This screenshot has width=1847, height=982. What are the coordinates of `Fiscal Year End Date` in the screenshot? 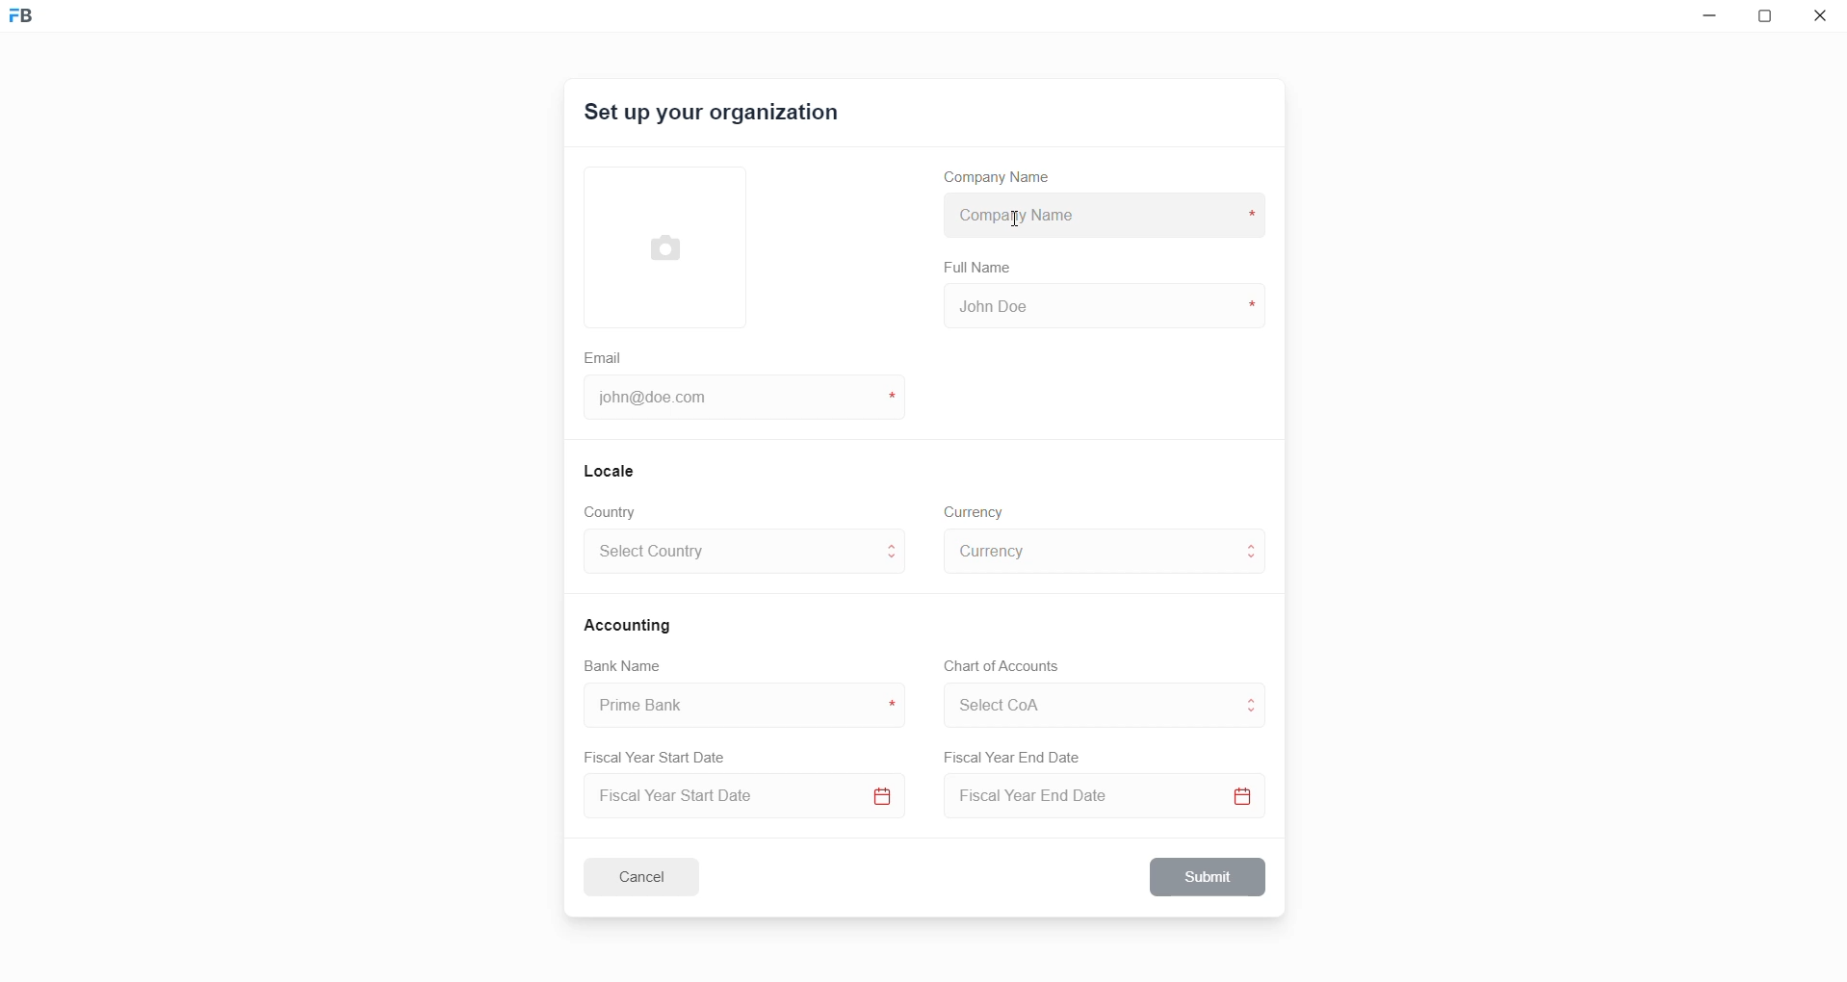 It's located at (1014, 758).